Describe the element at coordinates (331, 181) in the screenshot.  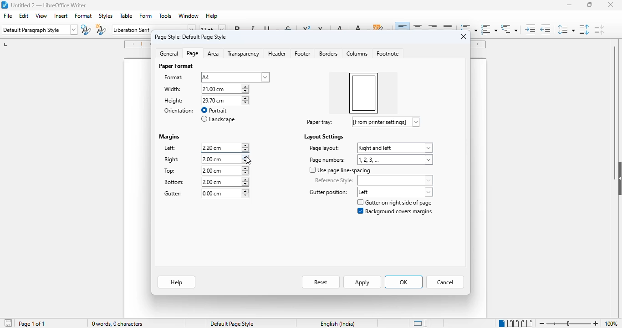
I see `reference style:` at that location.